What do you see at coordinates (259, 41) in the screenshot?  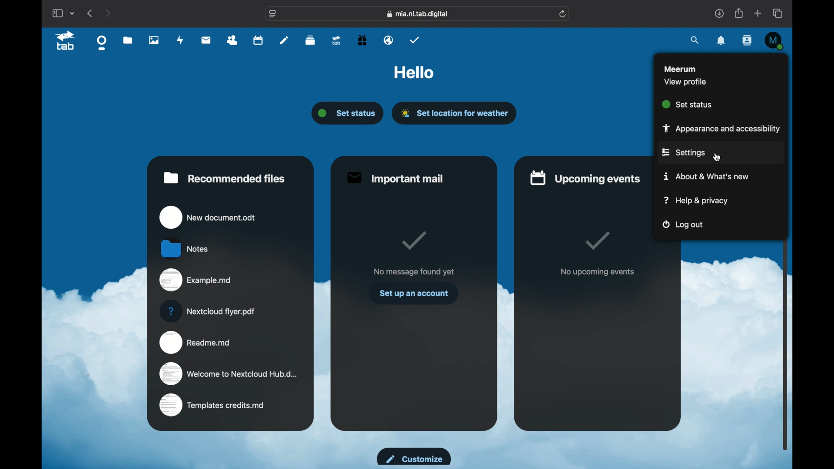 I see `calendar` at bounding box center [259, 41].